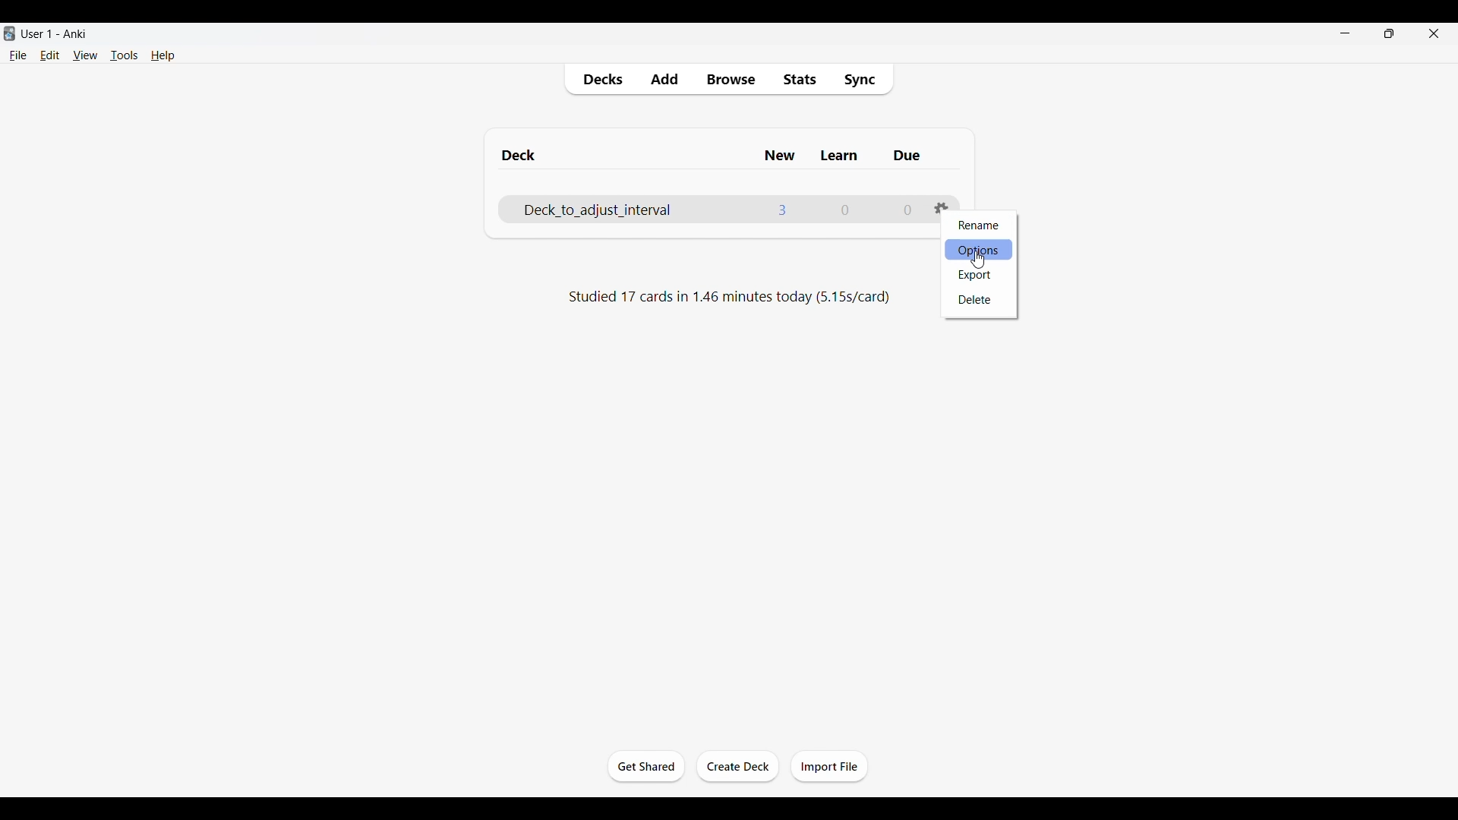 This screenshot has width=1458, height=820. I want to click on Browse , so click(729, 79).